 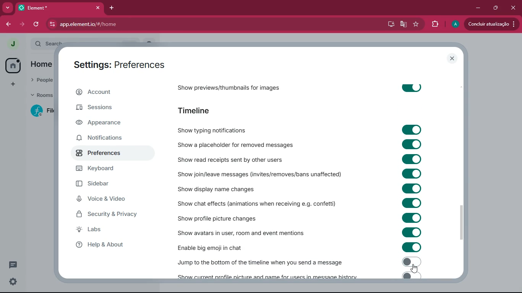 What do you see at coordinates (200, 111) in the screenshot?
I see `timeline` at bounding box center [200, 111].